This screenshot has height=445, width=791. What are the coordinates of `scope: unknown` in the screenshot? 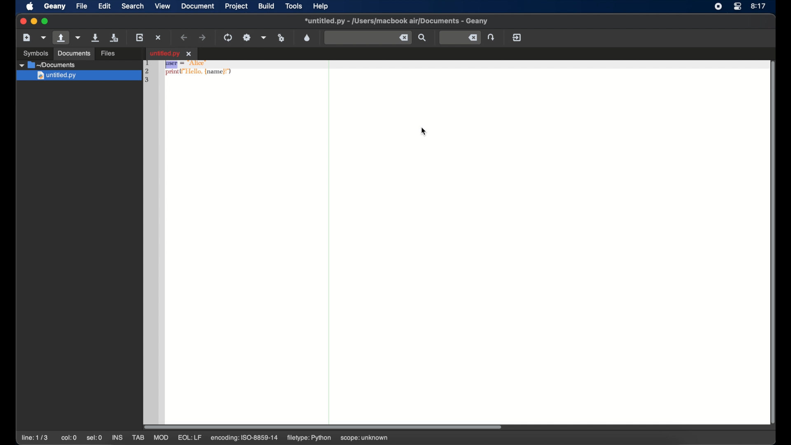 It's located at (367, 438).